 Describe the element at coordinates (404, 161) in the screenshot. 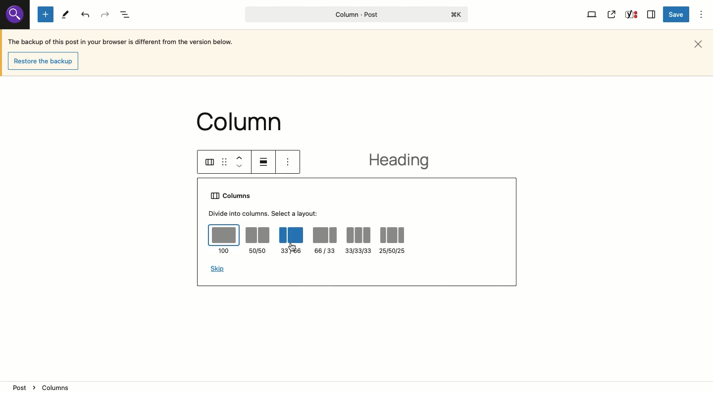

I see `Heading` at that location.